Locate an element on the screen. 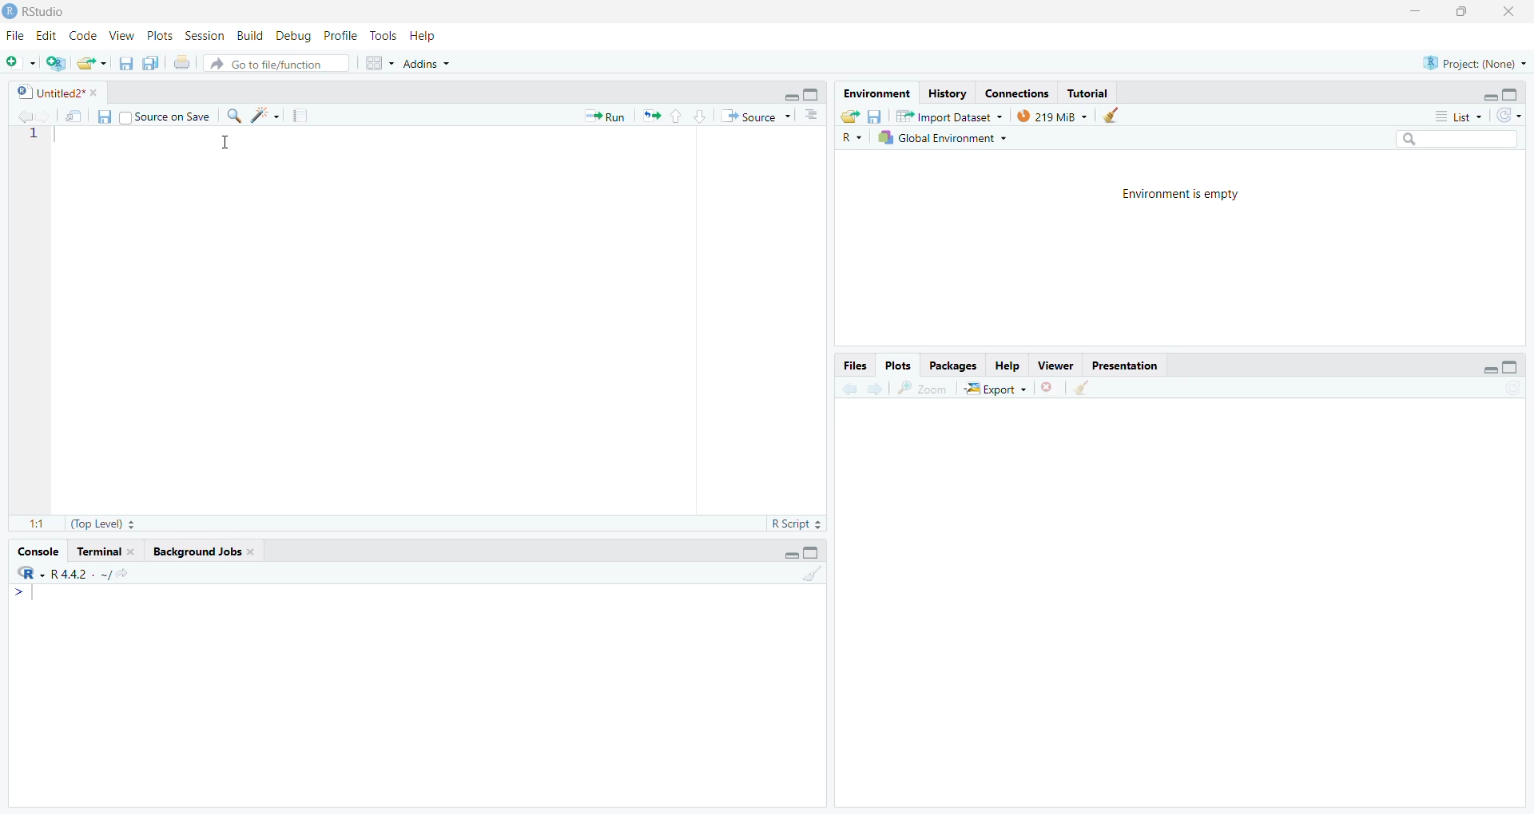 The image size is (1534, 814). Tutorial is located at coordinates (1087, 93).